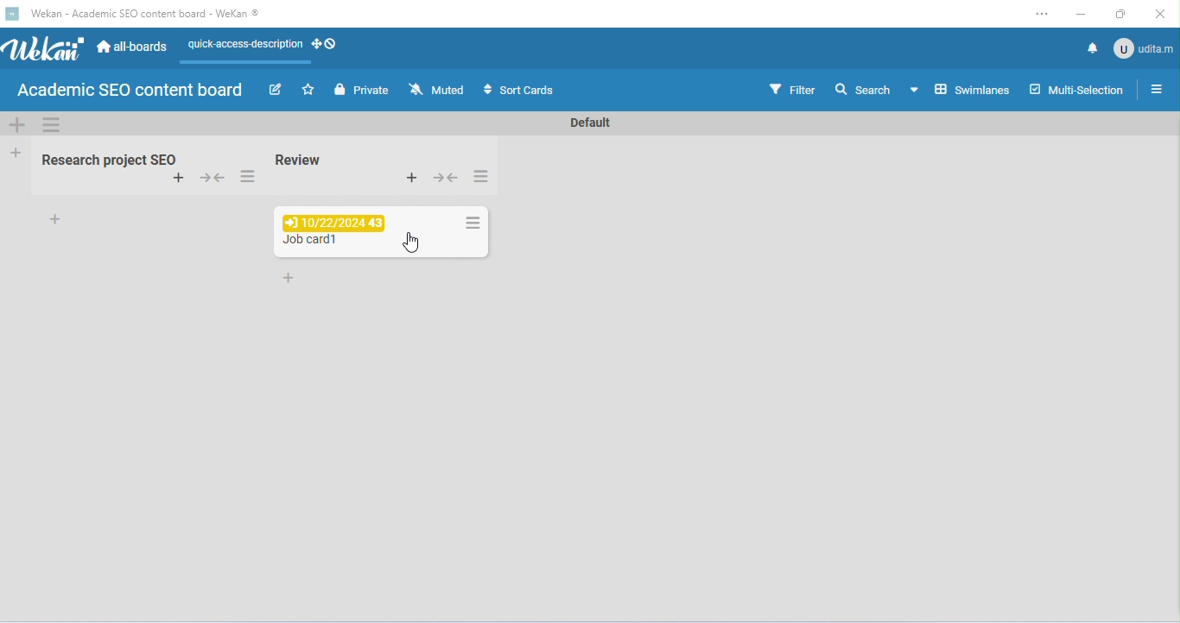  What do you see at coordinates (445, 176) in the screenshot?
I see `Collapse` at bounding box center [445, 176].